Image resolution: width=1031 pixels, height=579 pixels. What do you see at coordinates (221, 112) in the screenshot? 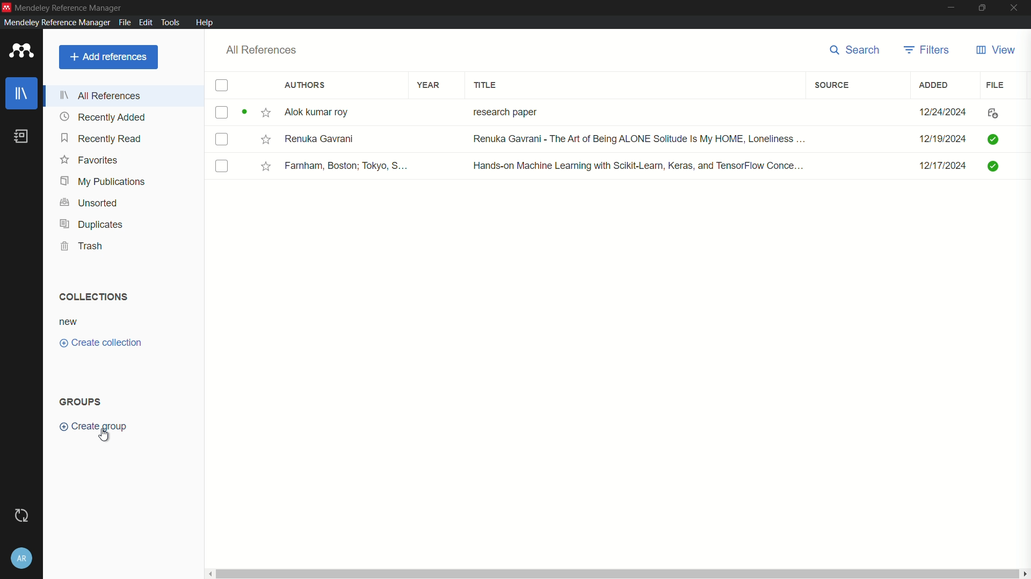
I see `book-1` at bounding box center [221, 112].